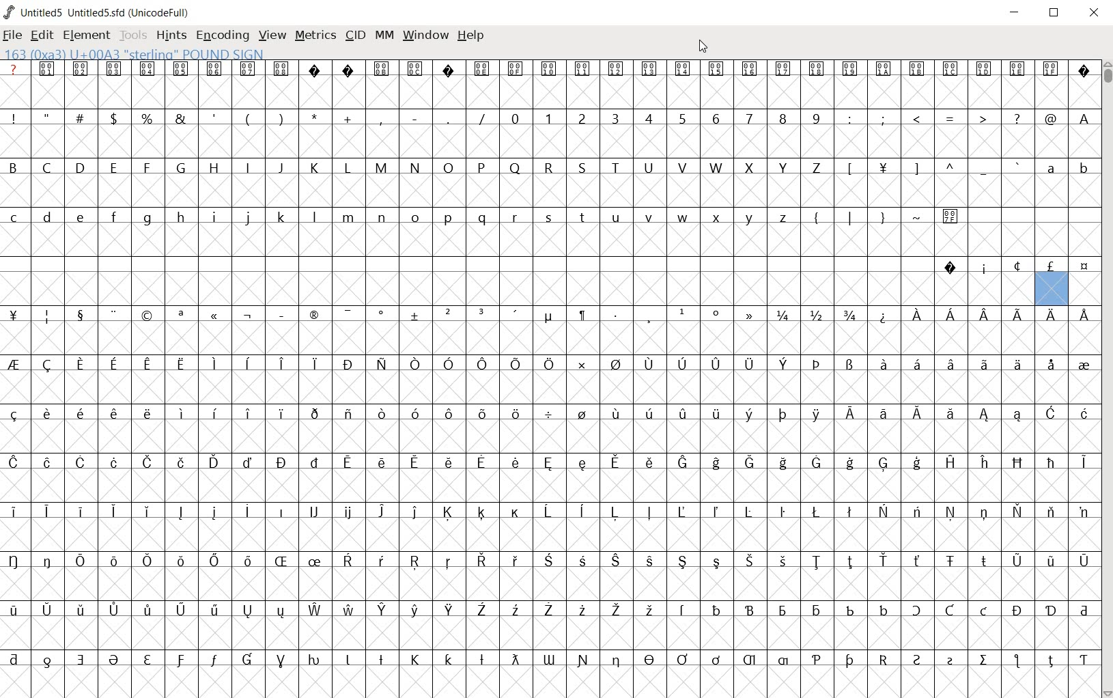 This screenshot has width=1113, height=698. What do you see at coordinates (171, 36) in the screenshot?
I see `HINTS` at bounding box center [171, 36].